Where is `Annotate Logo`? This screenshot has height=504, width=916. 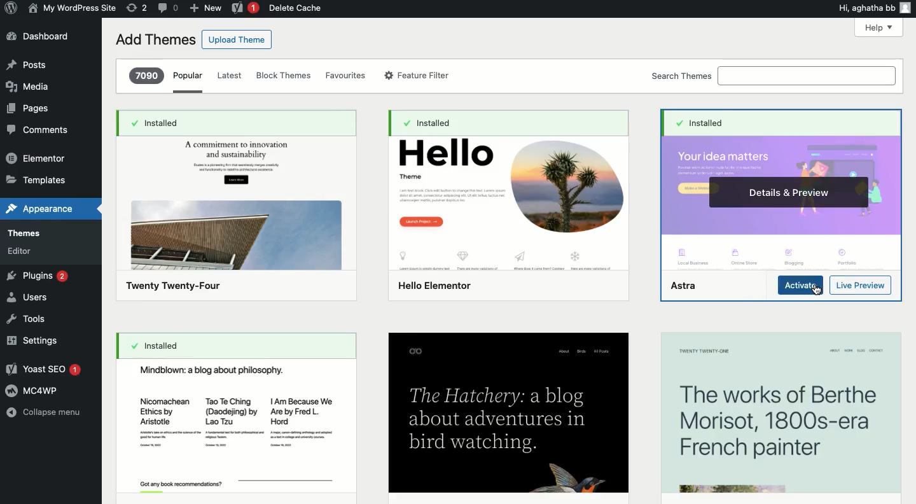 Annotate Logo is located at coordinates (11, 9).